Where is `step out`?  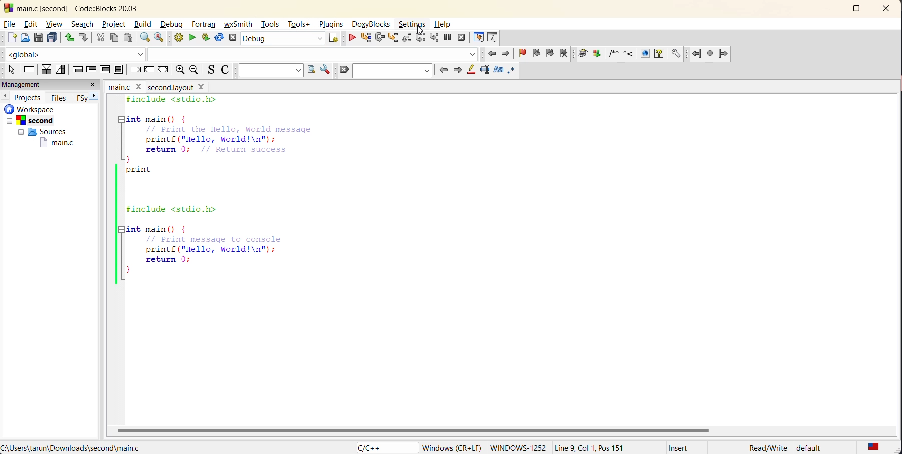 step out is located at coordinates (407, 38).